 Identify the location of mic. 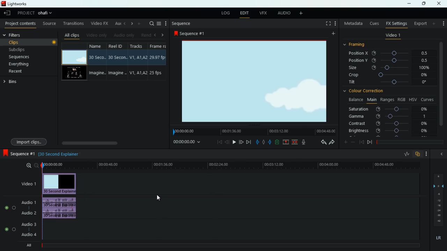
(303, 142).